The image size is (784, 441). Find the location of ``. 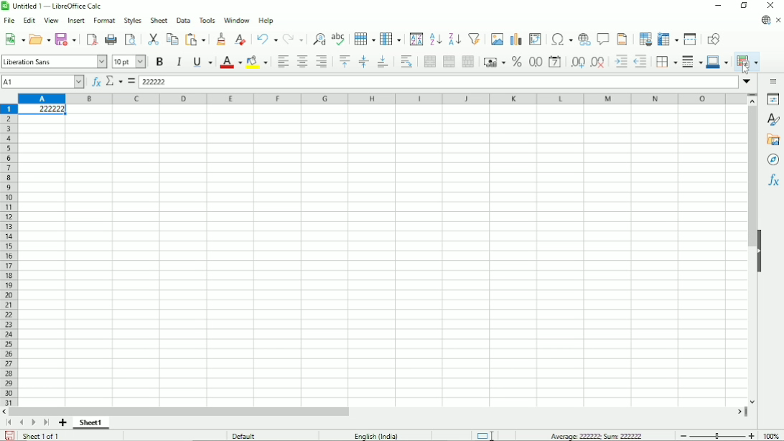

 is located at coordinates (770, 6).